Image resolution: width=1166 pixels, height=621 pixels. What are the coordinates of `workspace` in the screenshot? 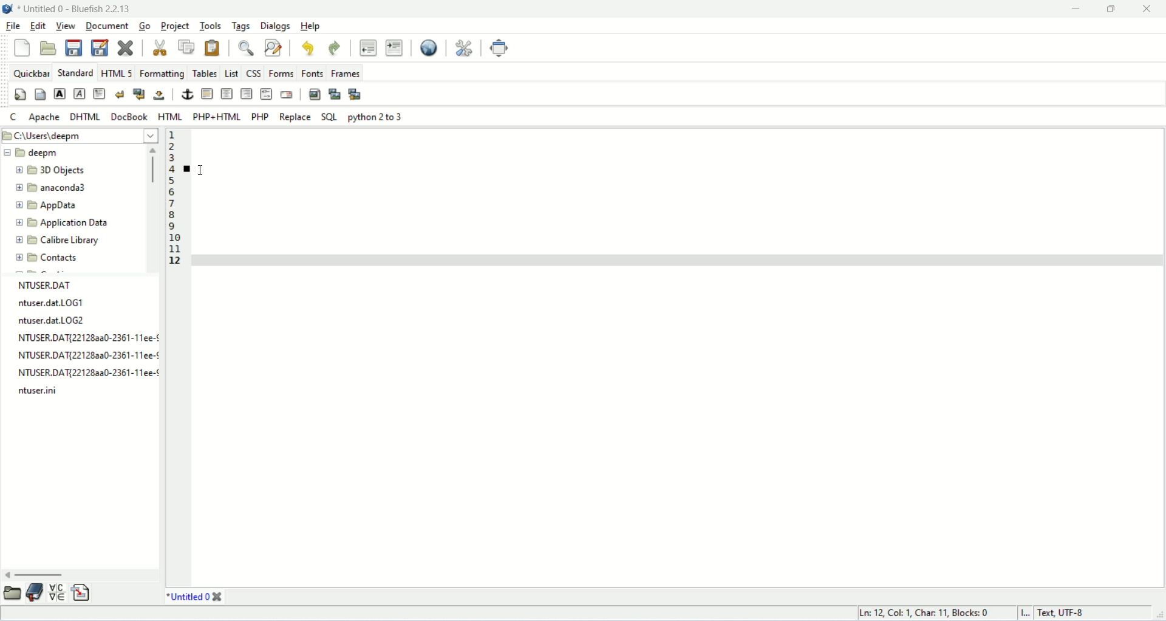 It's located at (679, 386).